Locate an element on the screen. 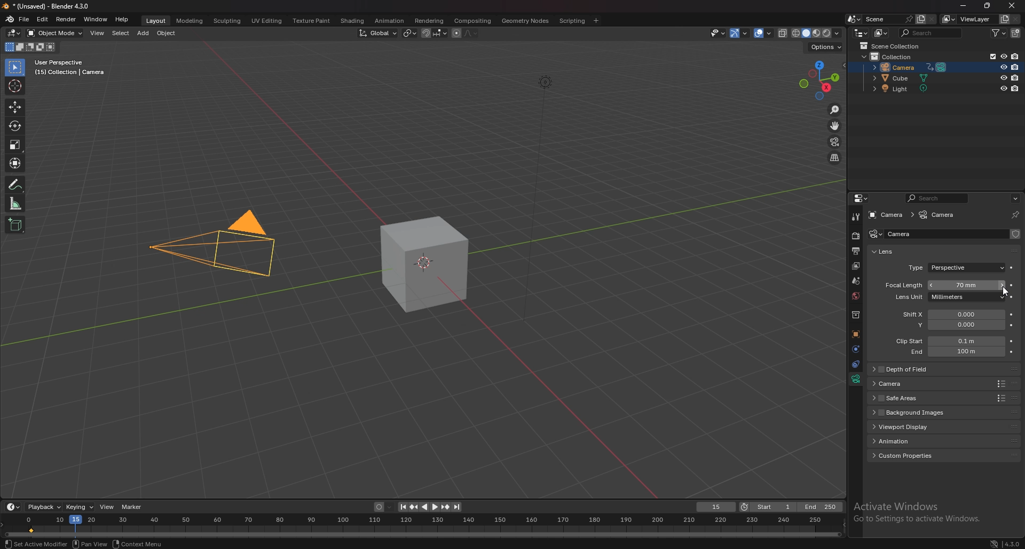 This screenshot has height=549, width=1025.  is located at coordinates (532, 199).